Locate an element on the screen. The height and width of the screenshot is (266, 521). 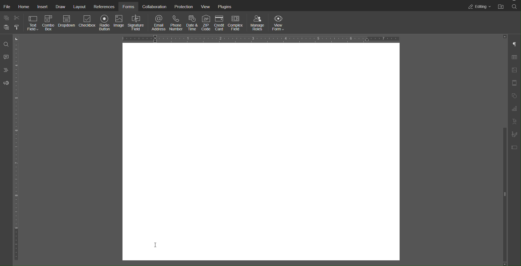
Header/Footer is located at coordinates (514, 83).